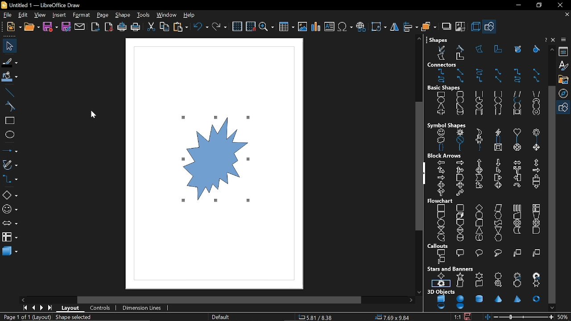 This screenshot has width=571, height=321. What do you see at coordinates (329, 27) in the screenshot?
I see `Insert text` at bounding box center [329, 27].